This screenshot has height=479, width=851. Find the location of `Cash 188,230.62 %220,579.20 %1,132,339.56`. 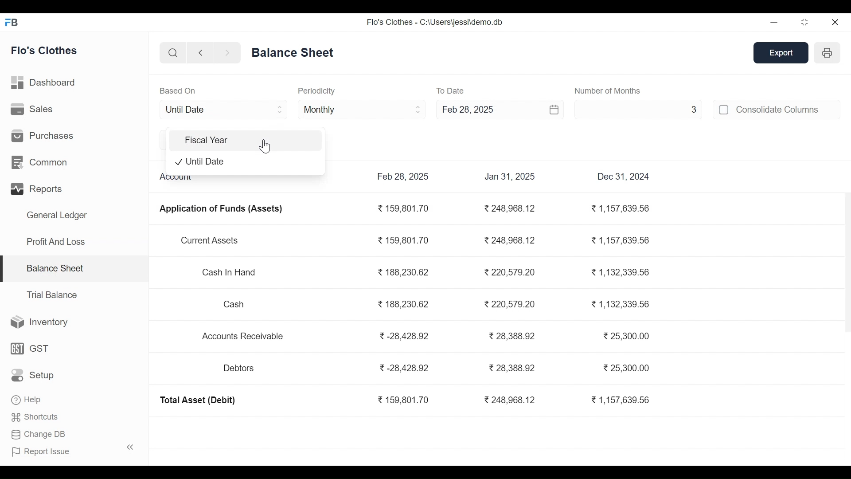

Cash 188,230.62 %220,579.20 %1,132,339.56 is located at coordinates (437, 303).